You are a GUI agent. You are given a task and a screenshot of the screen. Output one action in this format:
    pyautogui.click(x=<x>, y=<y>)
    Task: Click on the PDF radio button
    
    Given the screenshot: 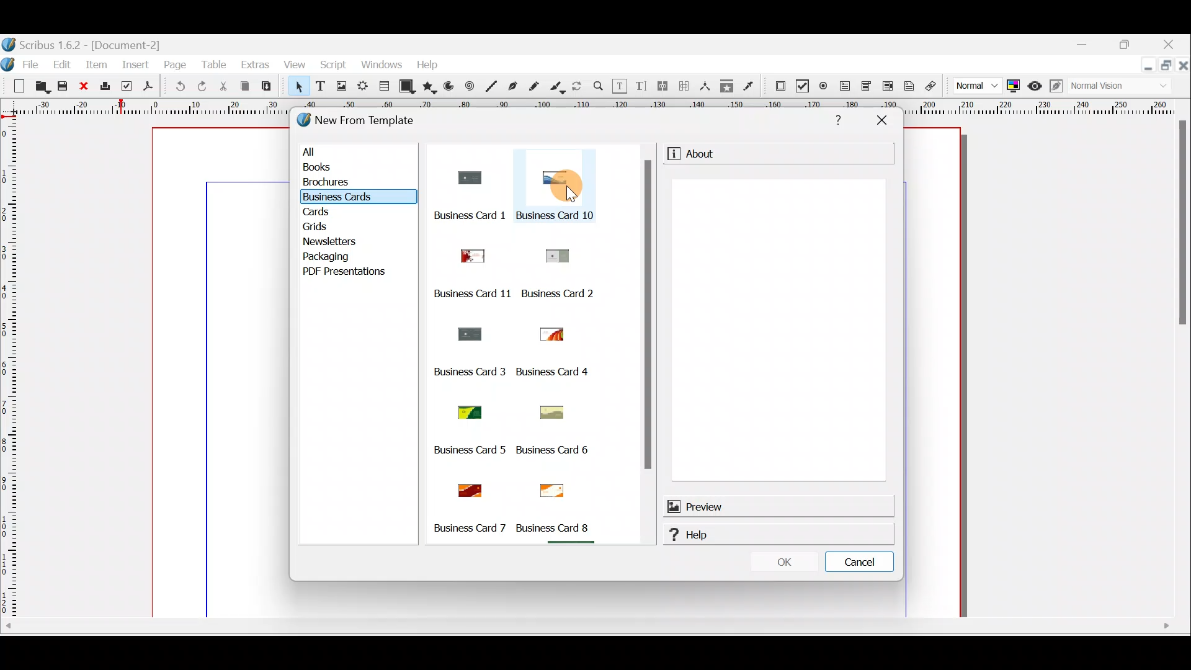 What is the action you would take?
    pyautogui.click(x=824, y=85)
    